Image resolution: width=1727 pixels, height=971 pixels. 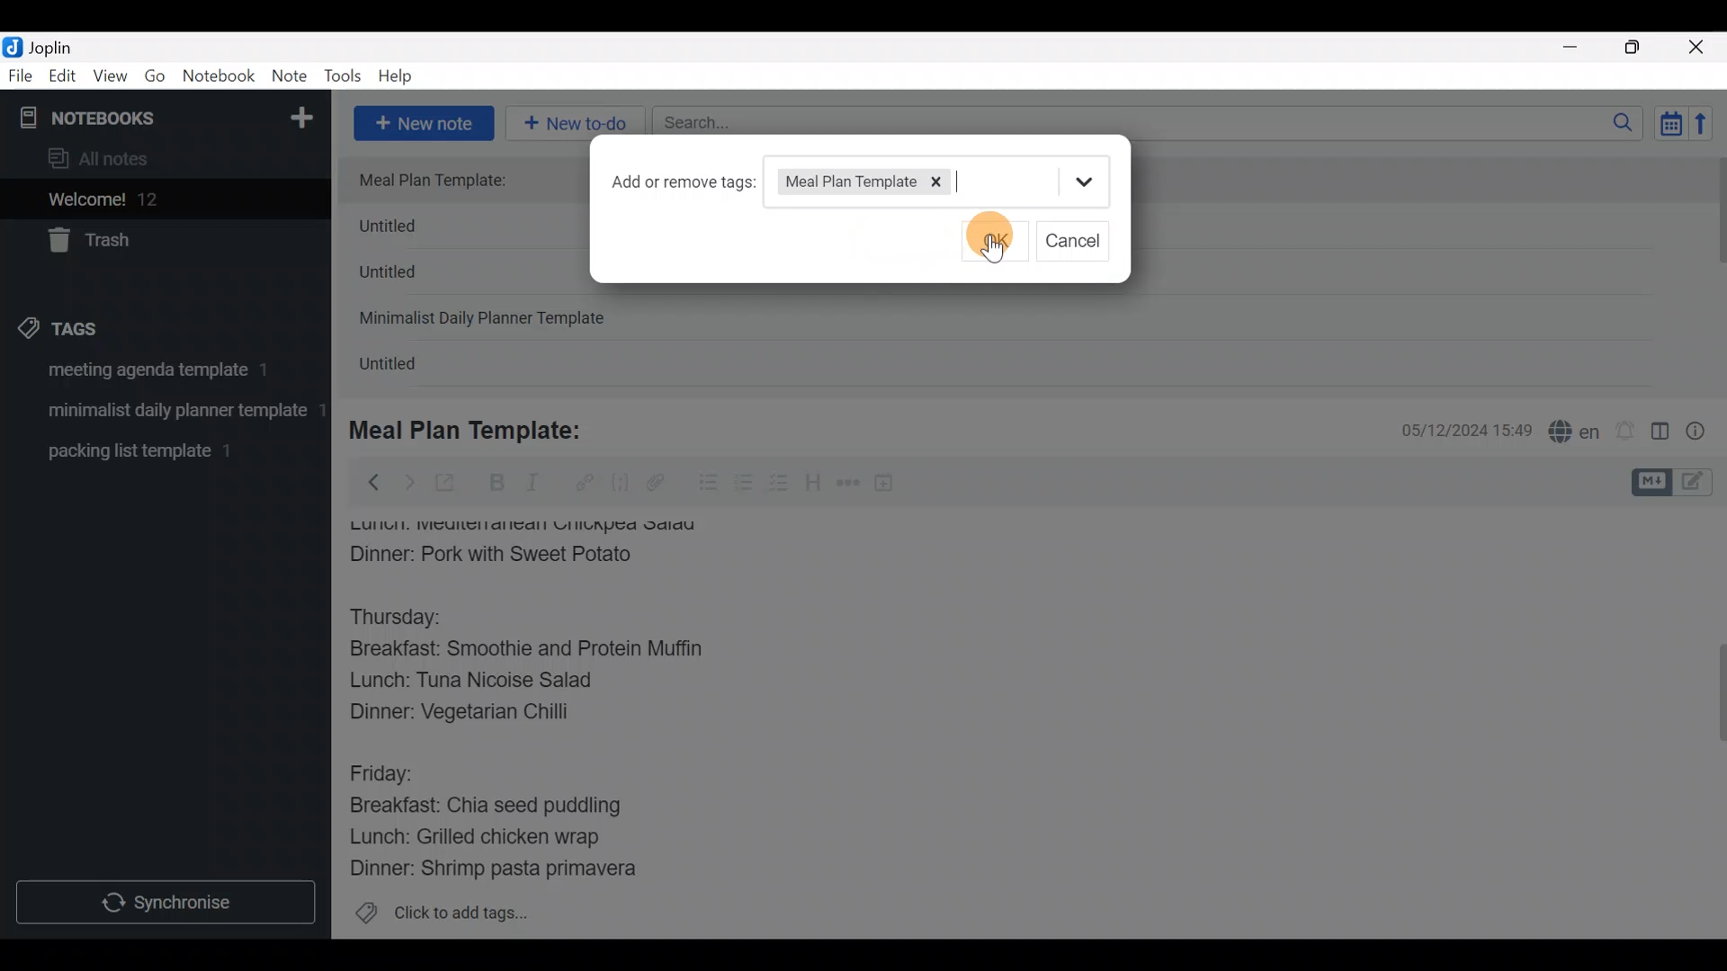 I want to click on New note, so click(x=422, y=121).